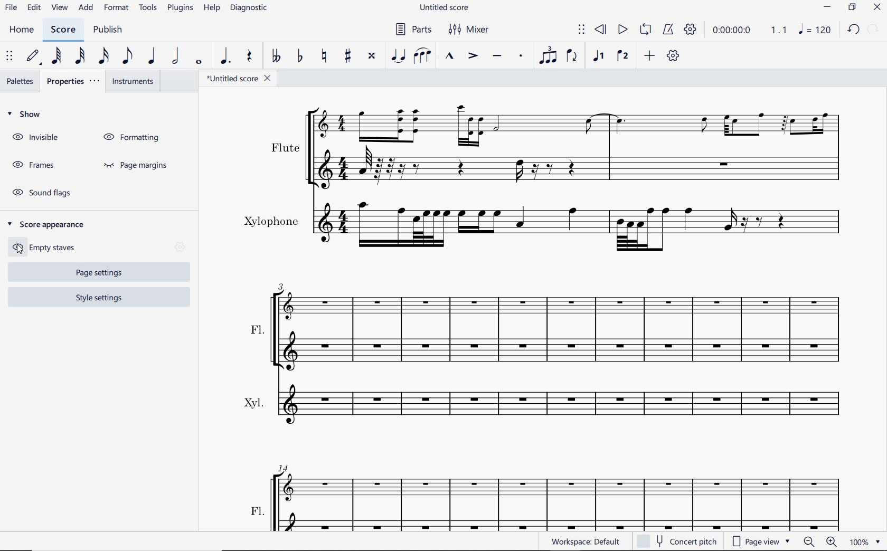 This screenshot has height=551, width=887. What do you see at coordinates (57, 56) in the screenshot?
I see `64TH NOTE` at bounding box center [57, 56].